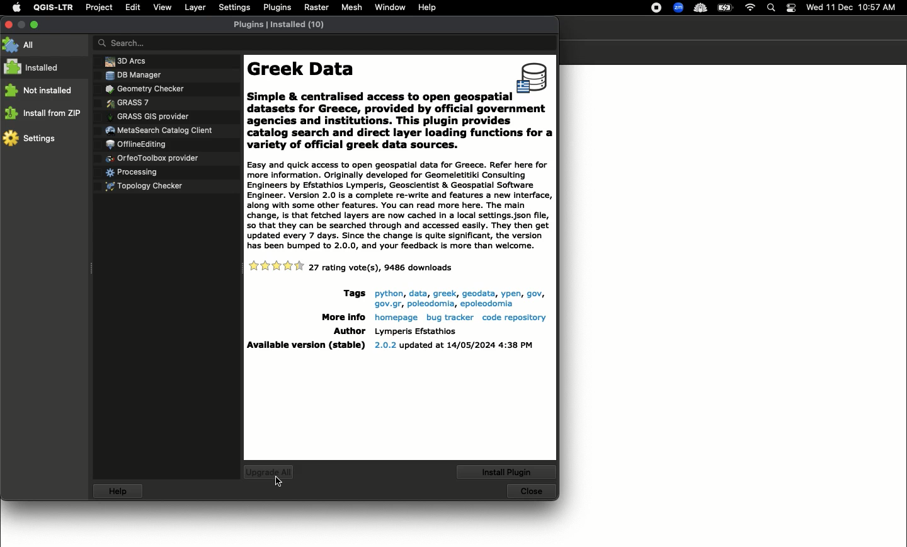 Image resolution: width=907 pixels, height=547 pixels. Describe the element at coordinates (454, 345) in the screenshot. I see `2.0.2 updated at 14/05/2024 4:38 P` at that location.